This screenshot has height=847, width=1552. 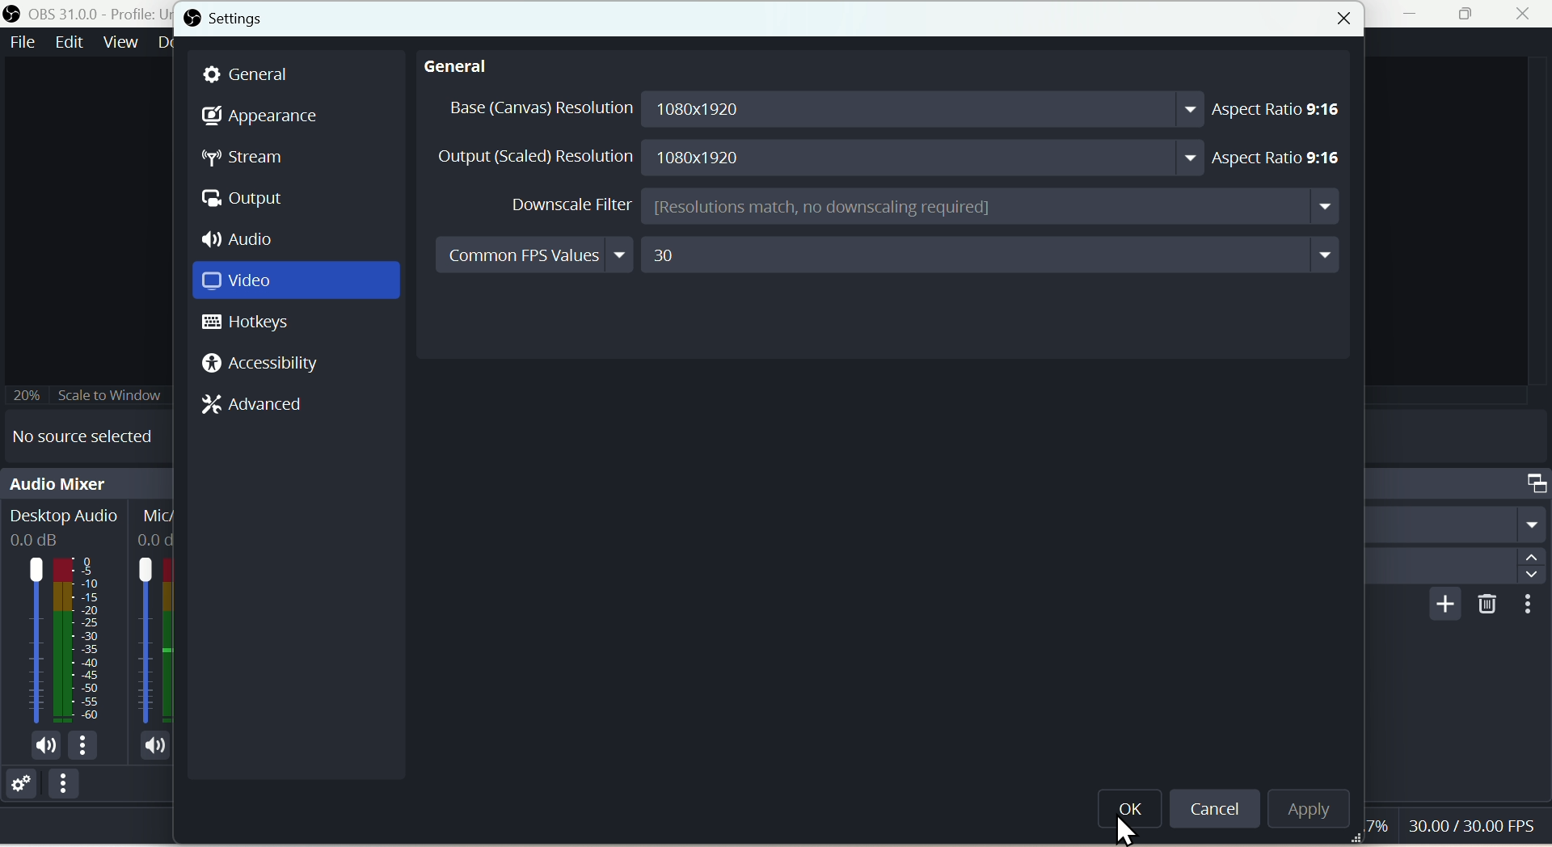 What do you see at coordinates (259, 363) in the screenshot?
I see `Accessibility` at bounding box center [259, 363].